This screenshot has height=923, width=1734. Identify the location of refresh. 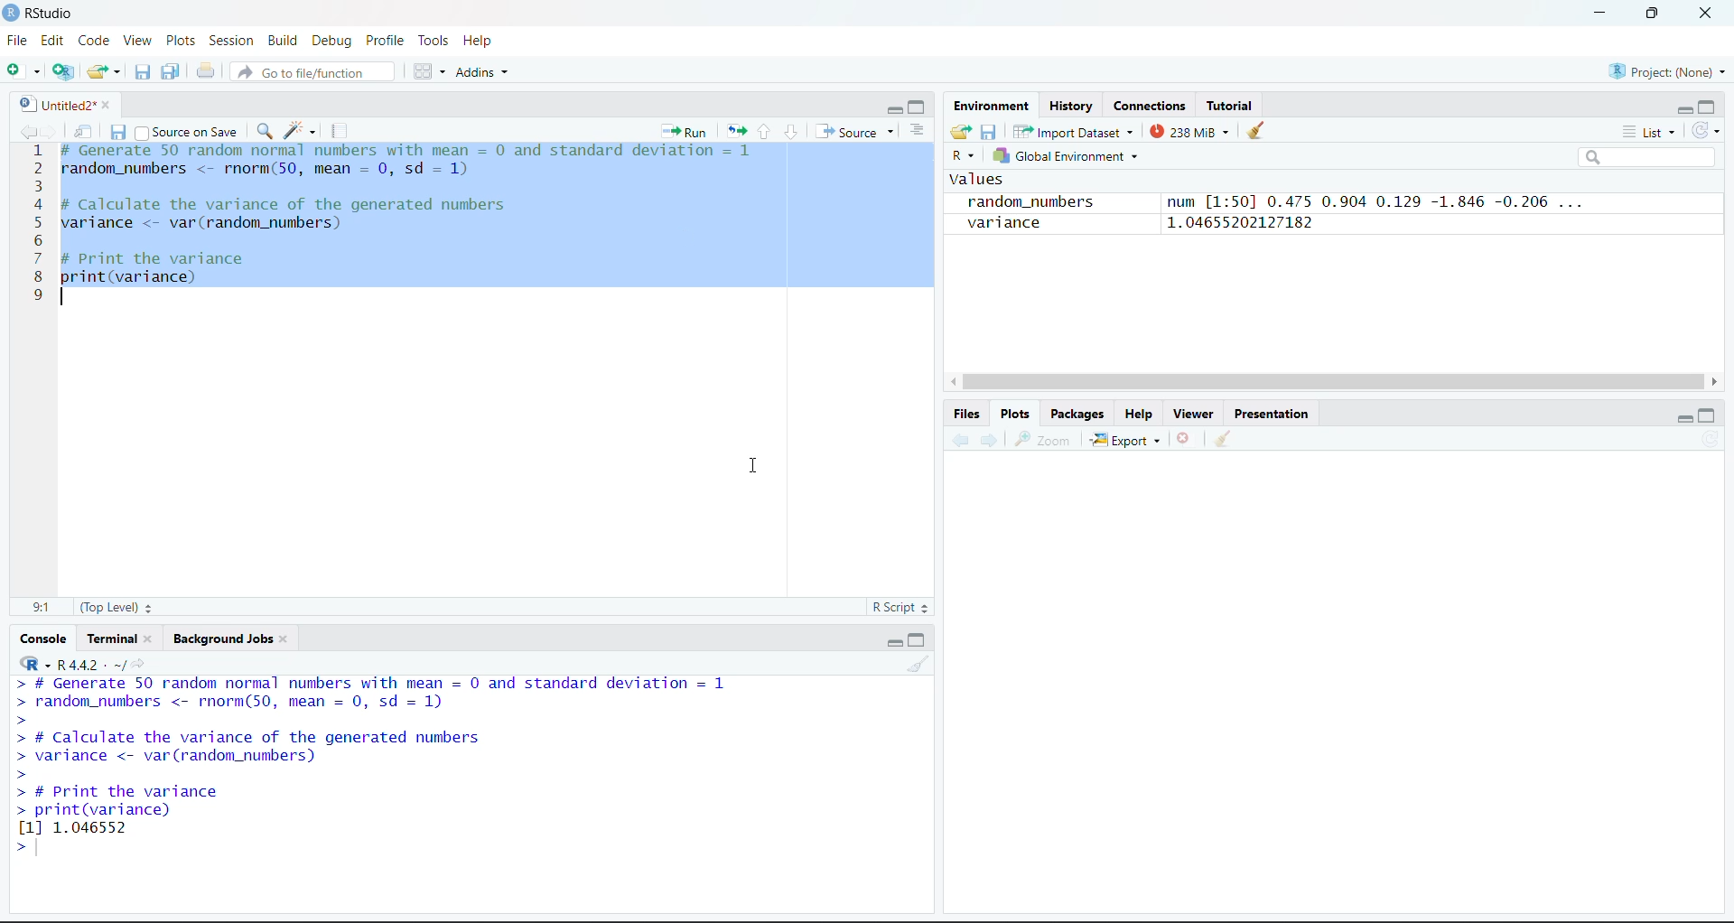
(1705, 131).